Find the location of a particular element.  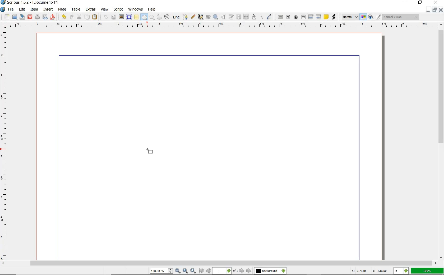

SELECT is located at coordinates (106, 17).